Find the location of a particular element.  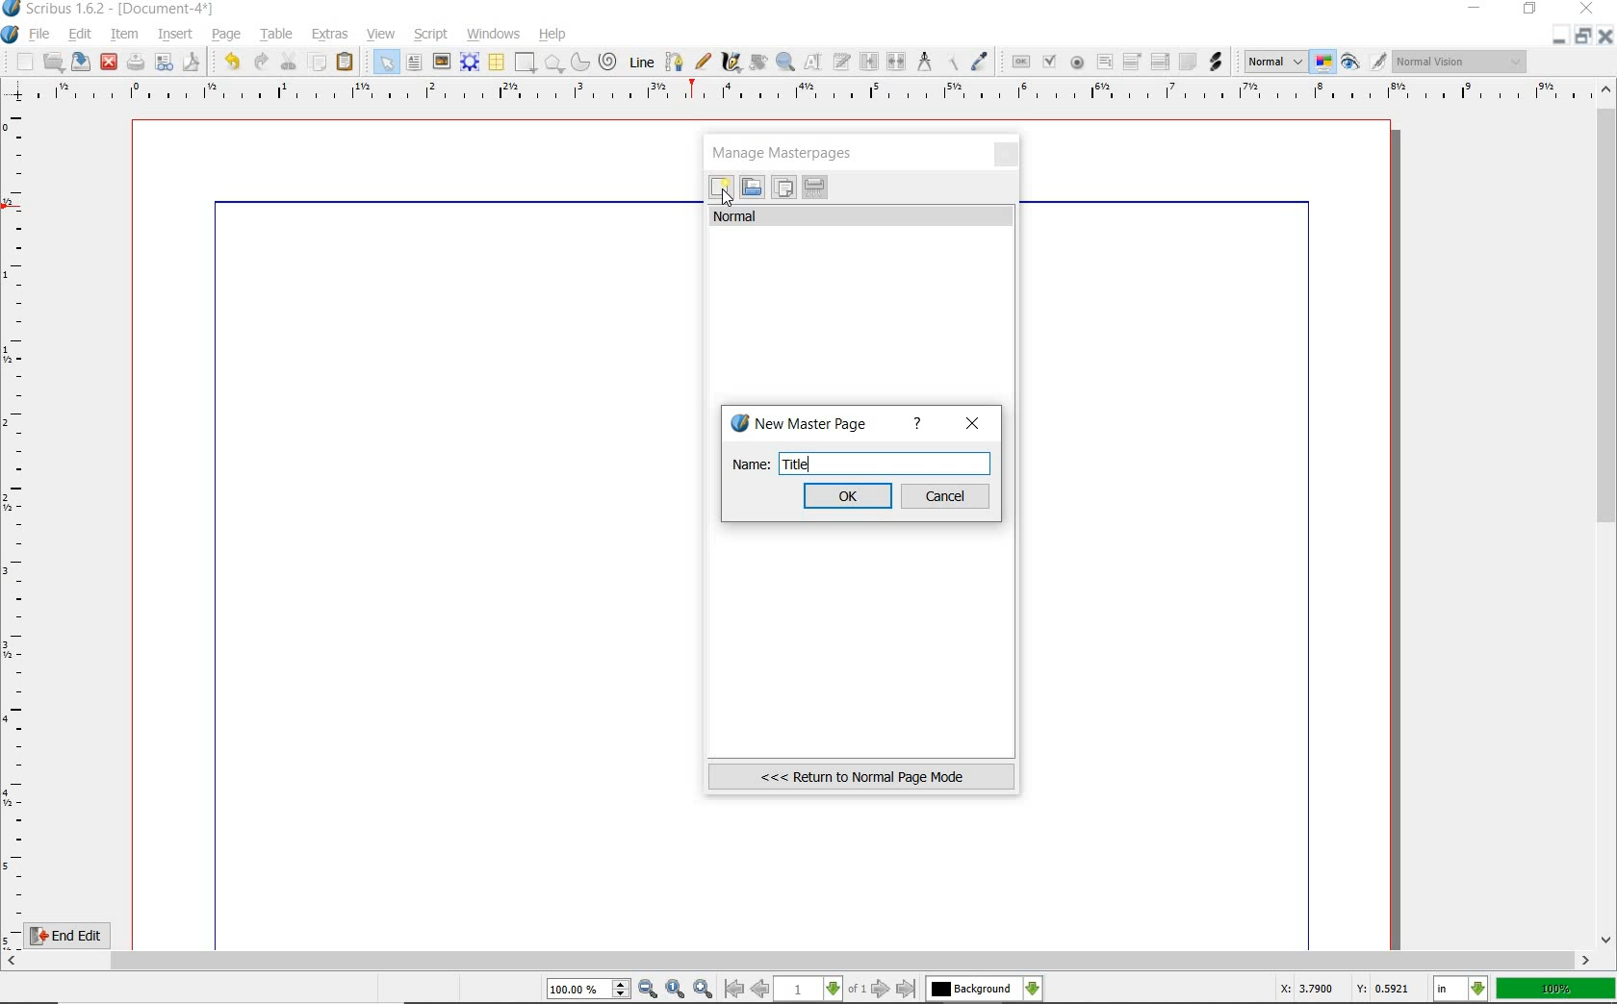

select is located at coordinates (382, 62).